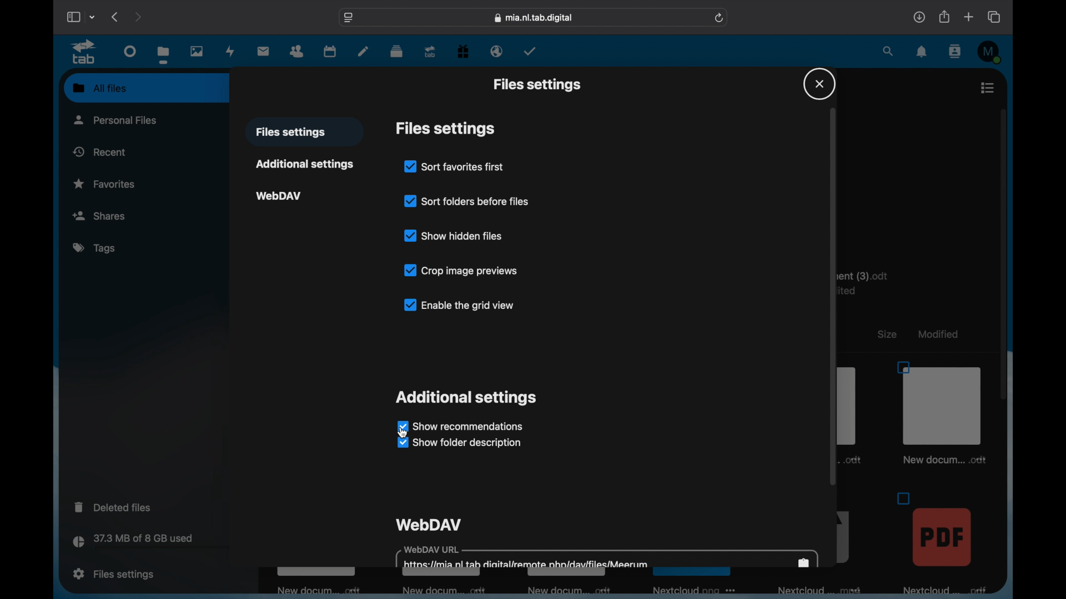 The image size is (1066, 599). I want to click on list view, so click(987, 87).